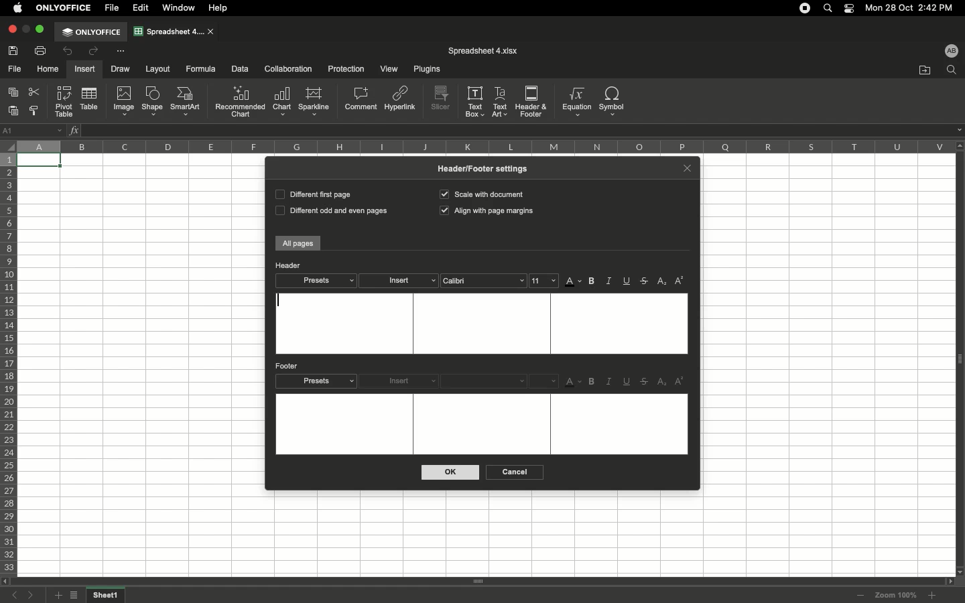 This screenshot has height=603, width=965. I want to click on Equation, so click(575, 101).